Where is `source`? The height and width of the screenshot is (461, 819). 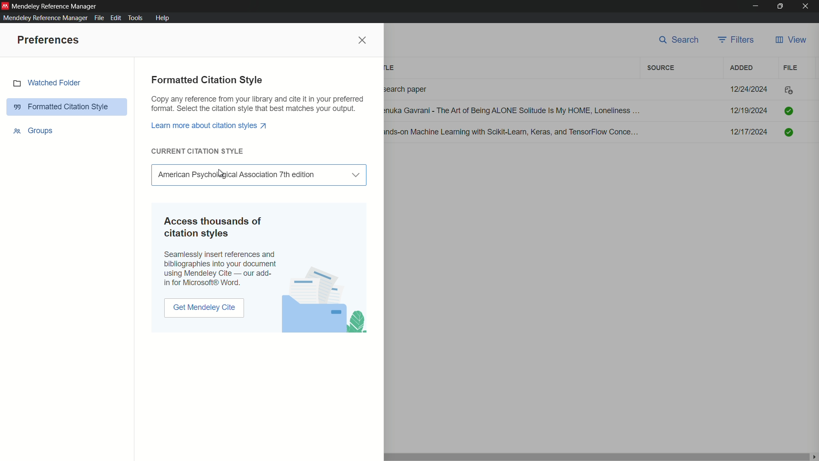
source is located at coordinates (661, 68).